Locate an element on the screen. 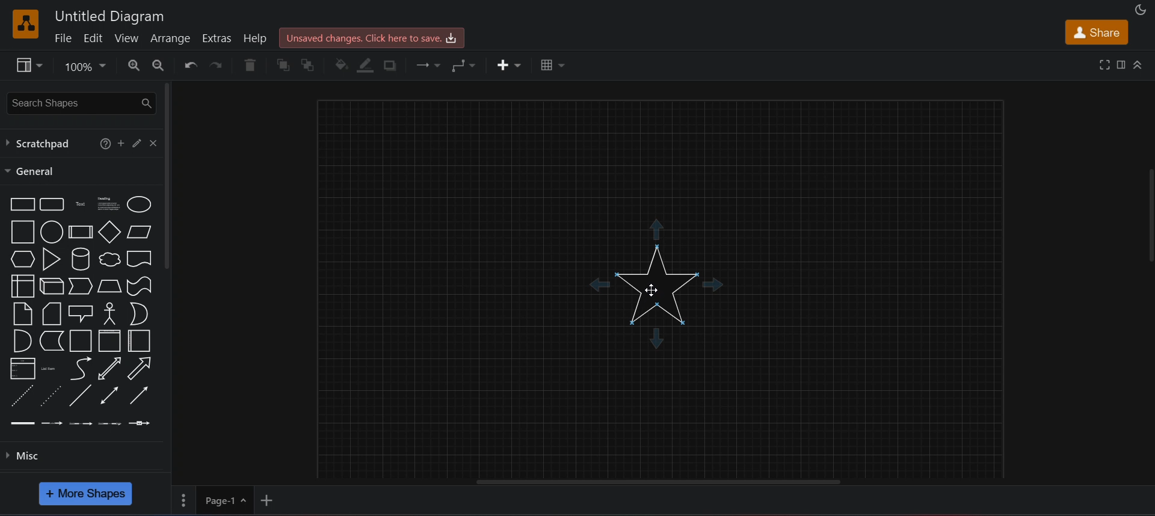 This screenshot has height=516, width=1155. add new page is located at coordinates (269, 500).